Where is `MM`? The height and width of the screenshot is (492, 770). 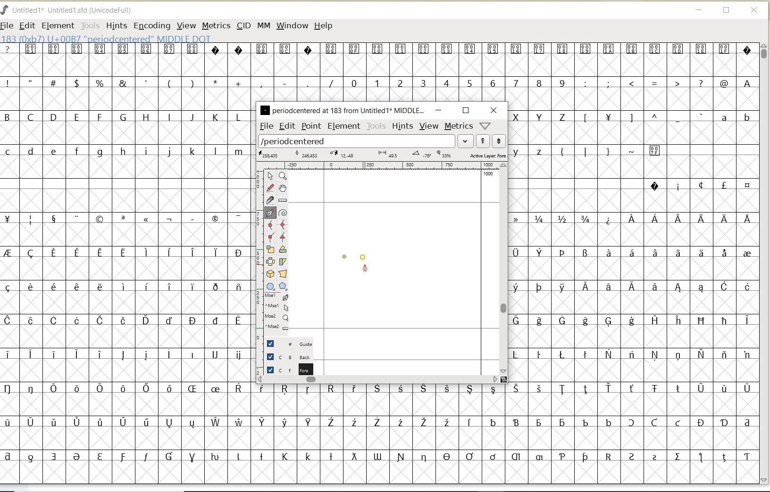
MM is located at coordinates (264, 26).